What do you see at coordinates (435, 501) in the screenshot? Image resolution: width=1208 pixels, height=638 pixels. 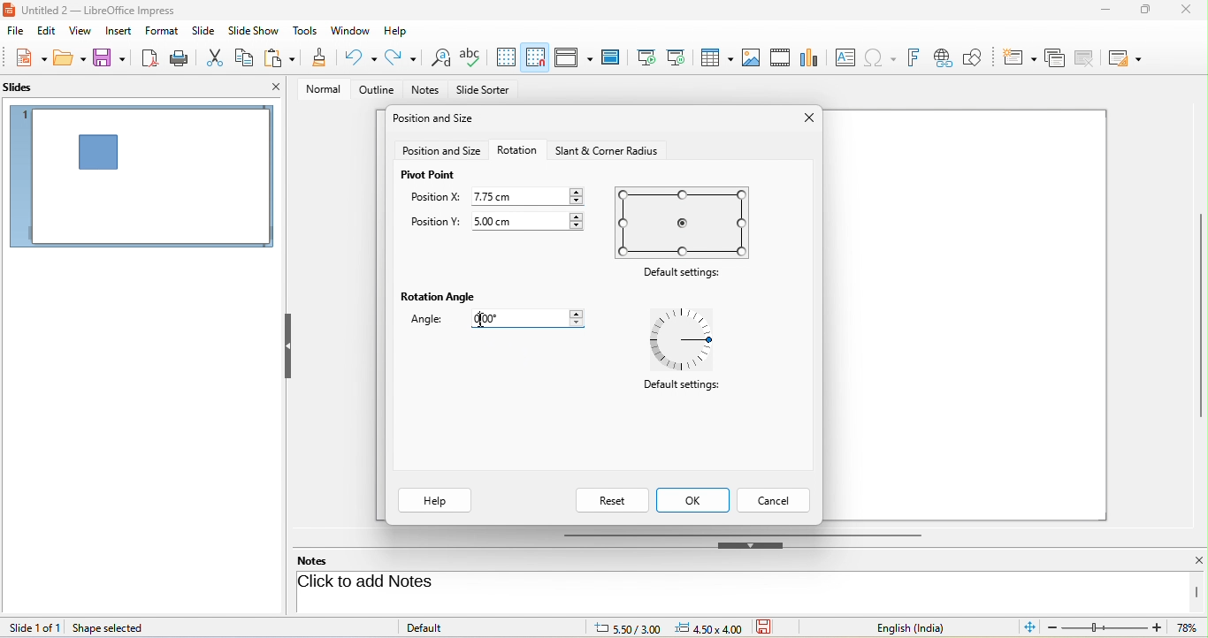 I see `help` at bounding box center [435, 501].